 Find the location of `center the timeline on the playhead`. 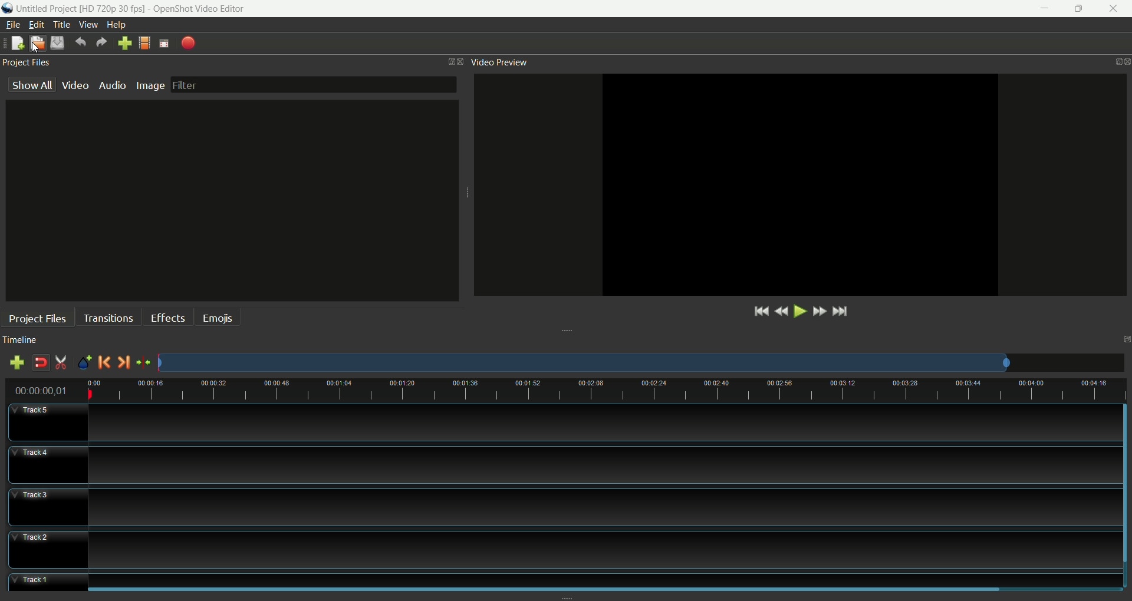

center the timeline on the playhead is located at coordinates (143, 363).